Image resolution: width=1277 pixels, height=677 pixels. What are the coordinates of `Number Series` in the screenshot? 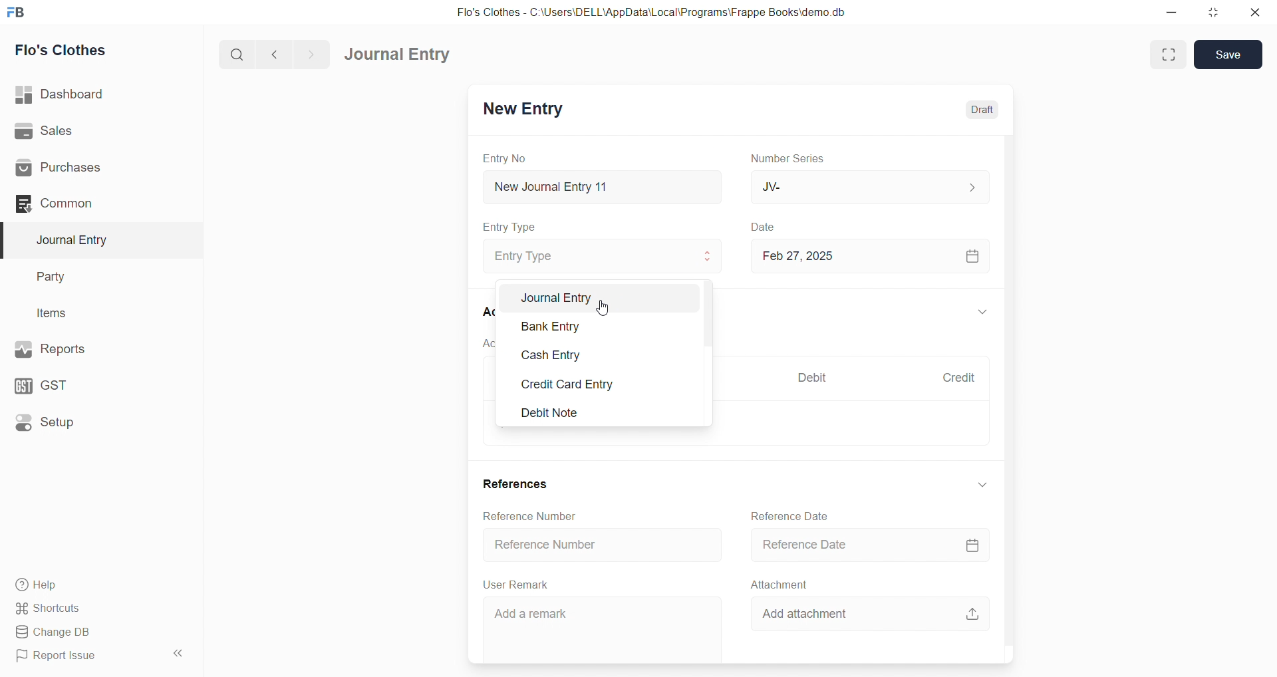 It's located at (793, 159).